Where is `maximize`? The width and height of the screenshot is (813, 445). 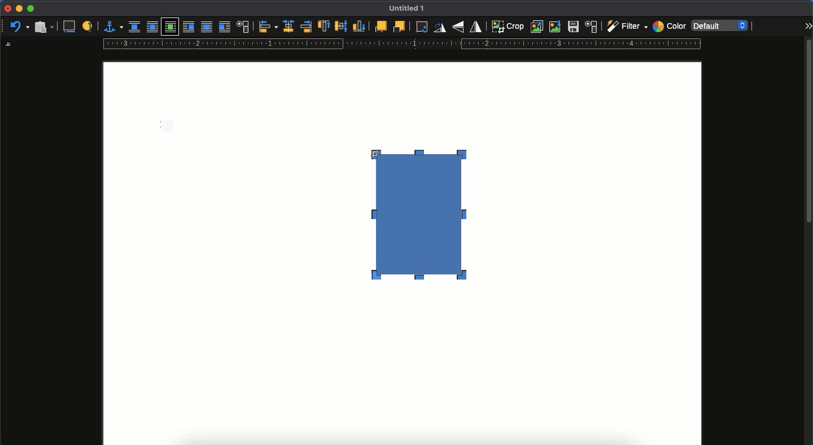
maximize is located at coordinates (30, 9).